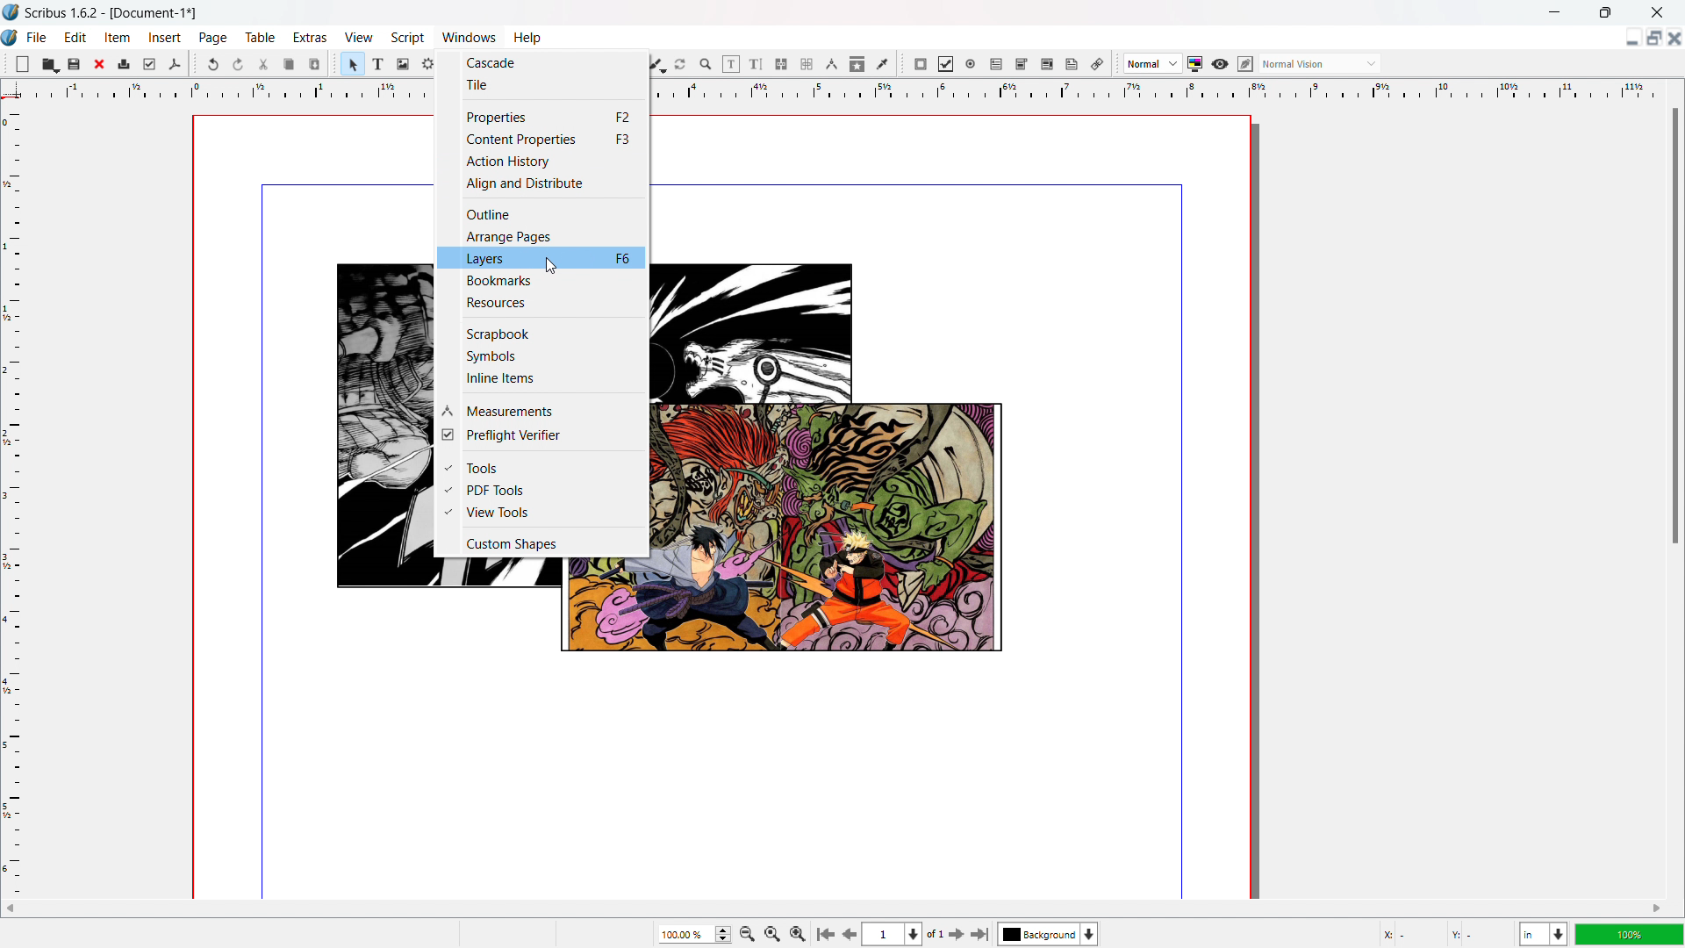  I want to click on properties, so click(542, 116).